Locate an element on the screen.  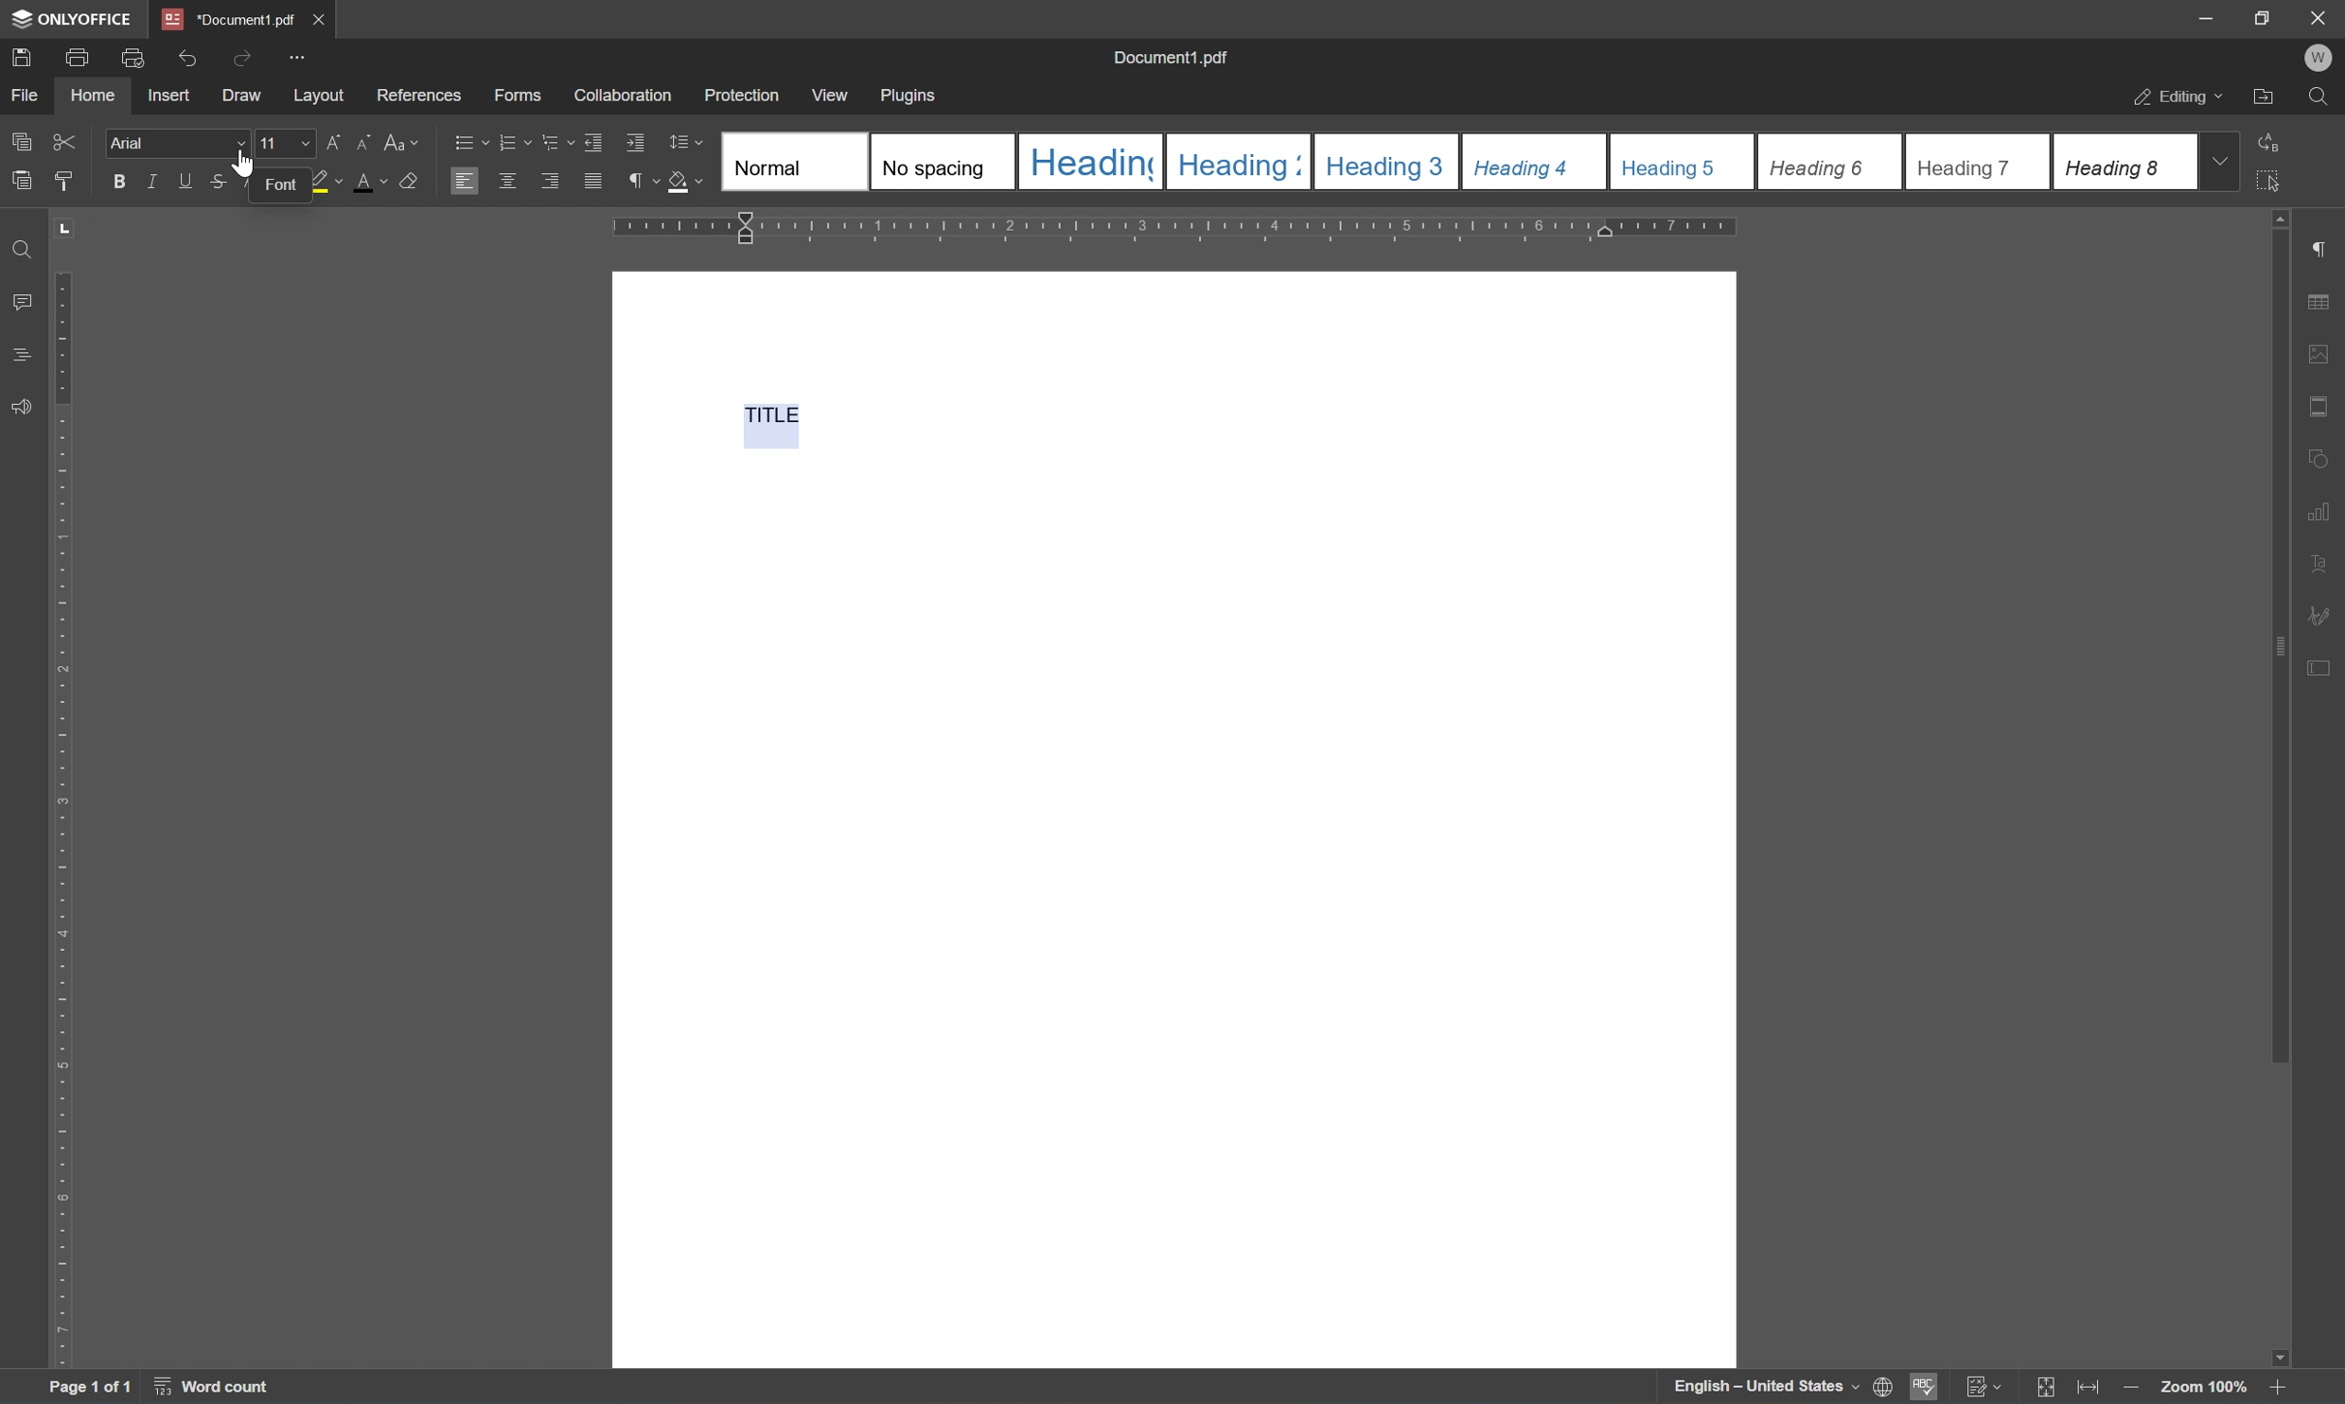
redo is located at coordinates (245, 58).